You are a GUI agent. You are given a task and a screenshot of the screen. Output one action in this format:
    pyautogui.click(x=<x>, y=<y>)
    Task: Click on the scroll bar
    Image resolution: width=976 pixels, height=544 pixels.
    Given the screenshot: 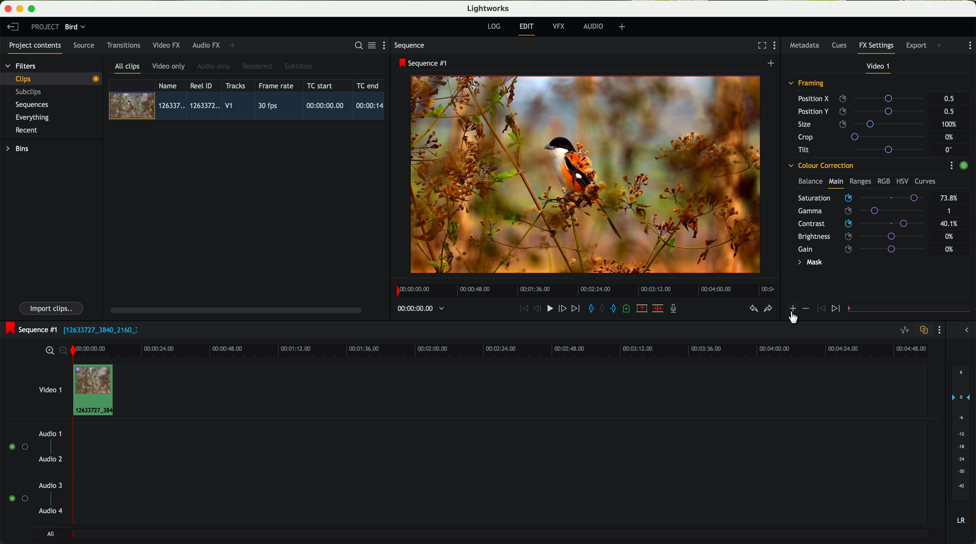 What is the action you would take?
    pyautogui.click(x=235, y=310)
    